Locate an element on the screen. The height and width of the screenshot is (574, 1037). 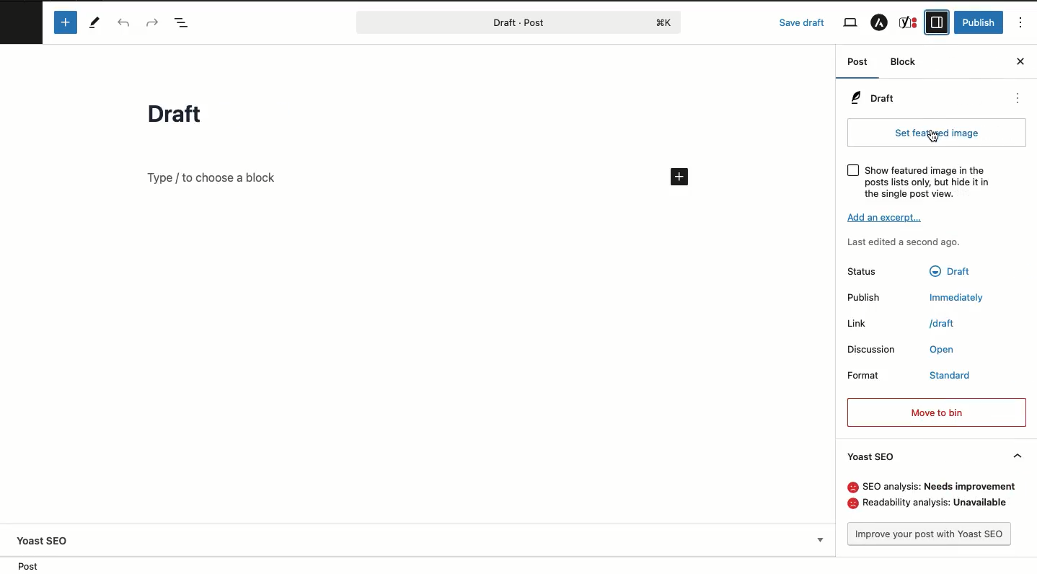
Post is located at coordinates (857, 64).